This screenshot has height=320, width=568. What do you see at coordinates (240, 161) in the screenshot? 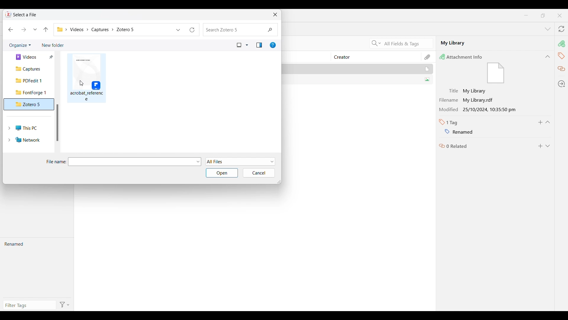
I see `File formats` at bounding box center [240, 161].